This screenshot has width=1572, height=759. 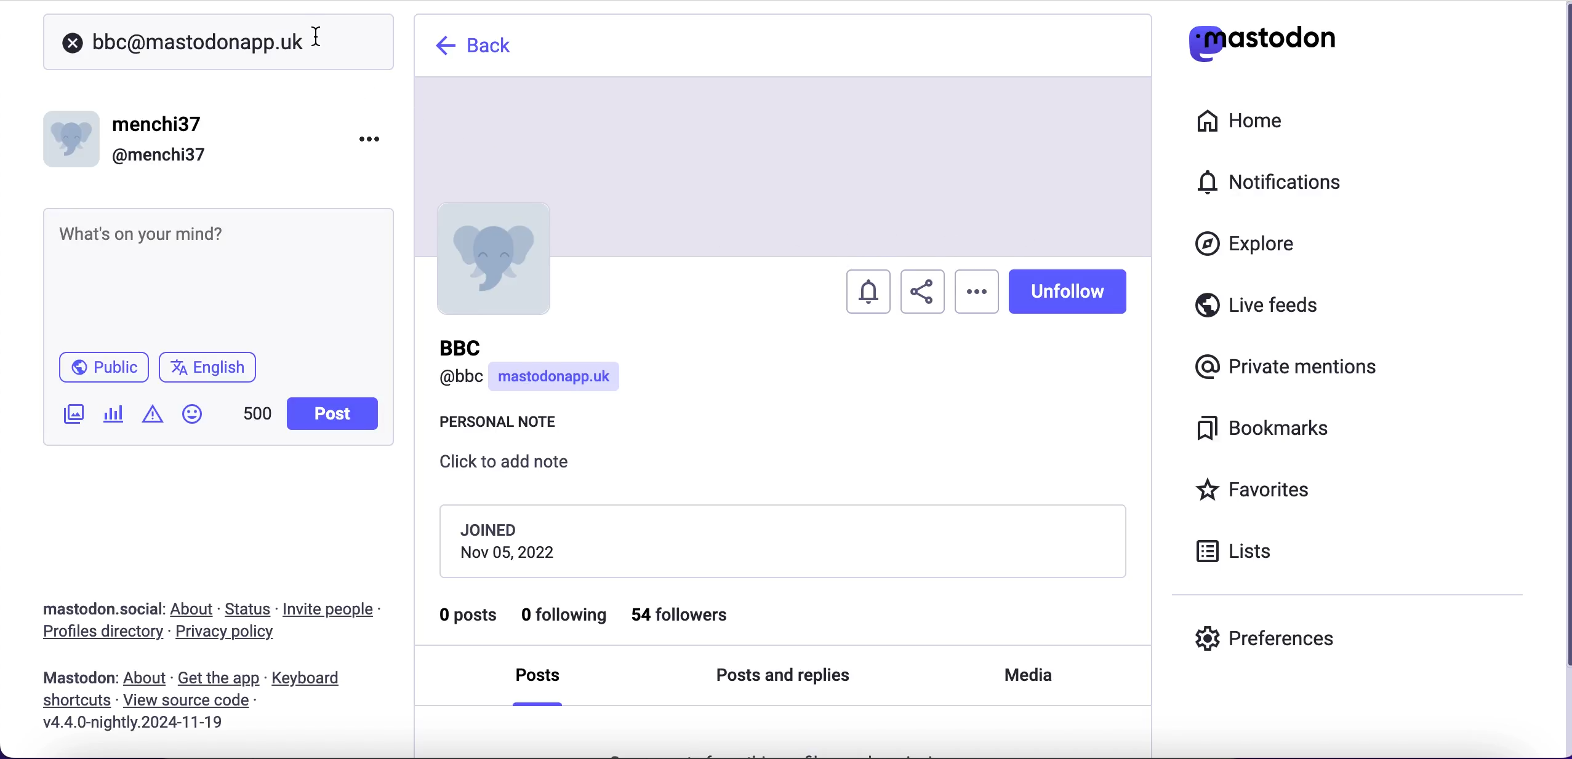 I want to click on user name, so click(x=128, y=138).